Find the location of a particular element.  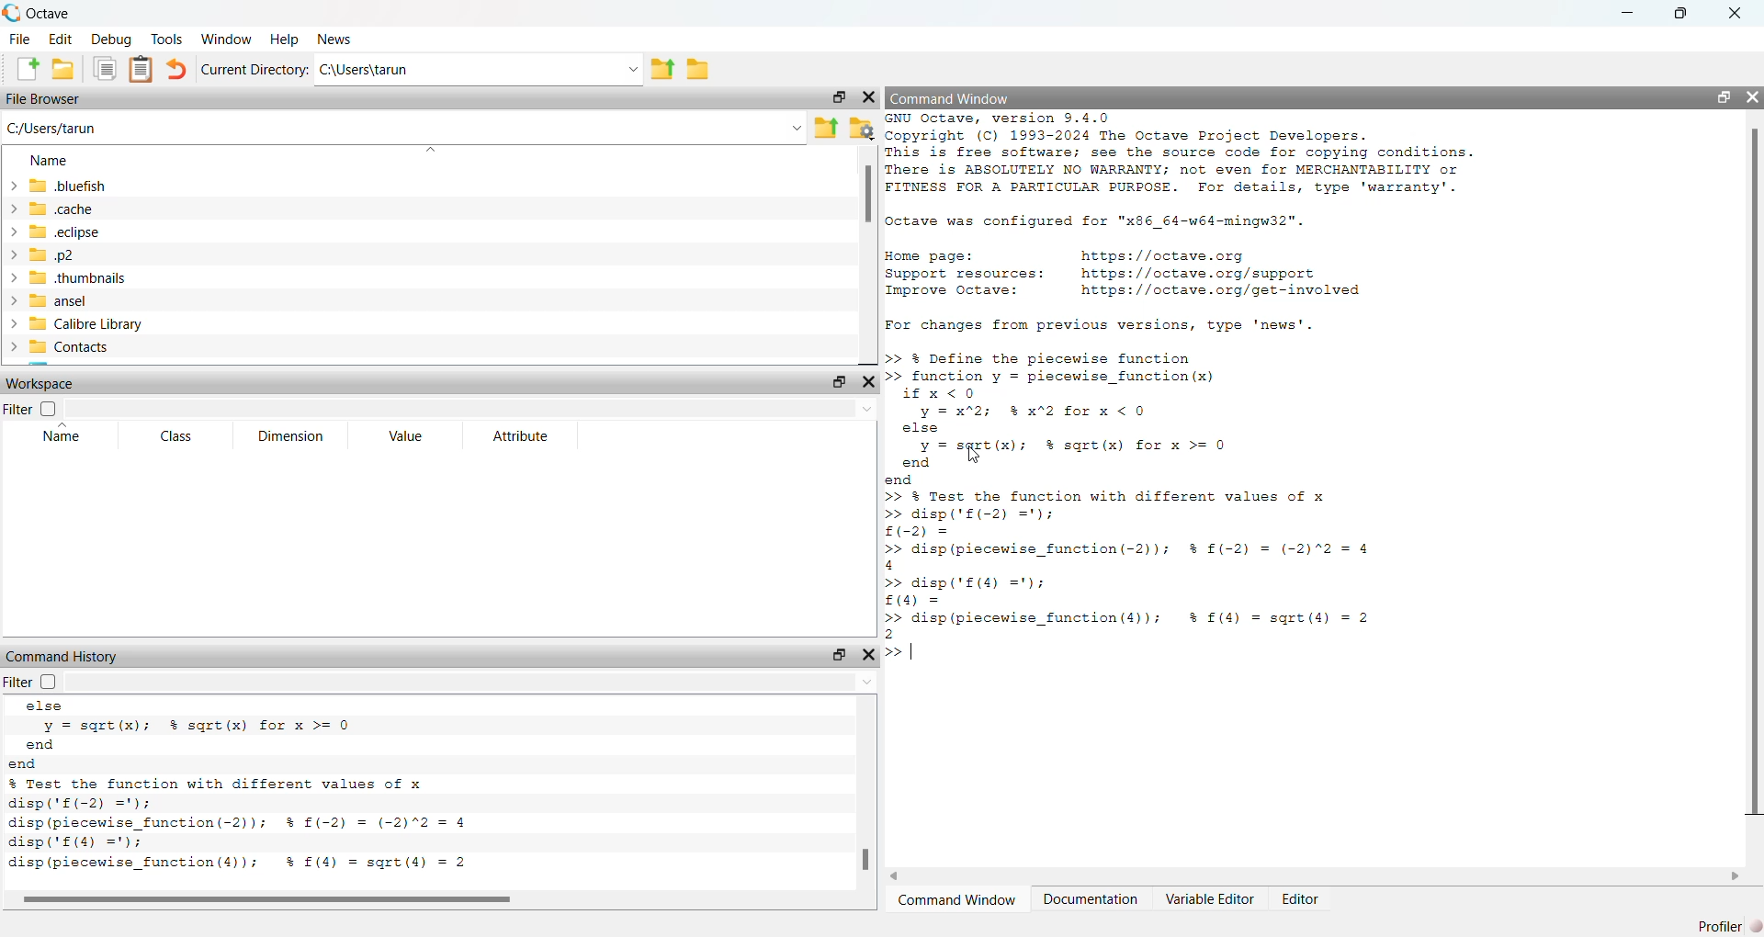

Name is located at coordinates (66, 435).